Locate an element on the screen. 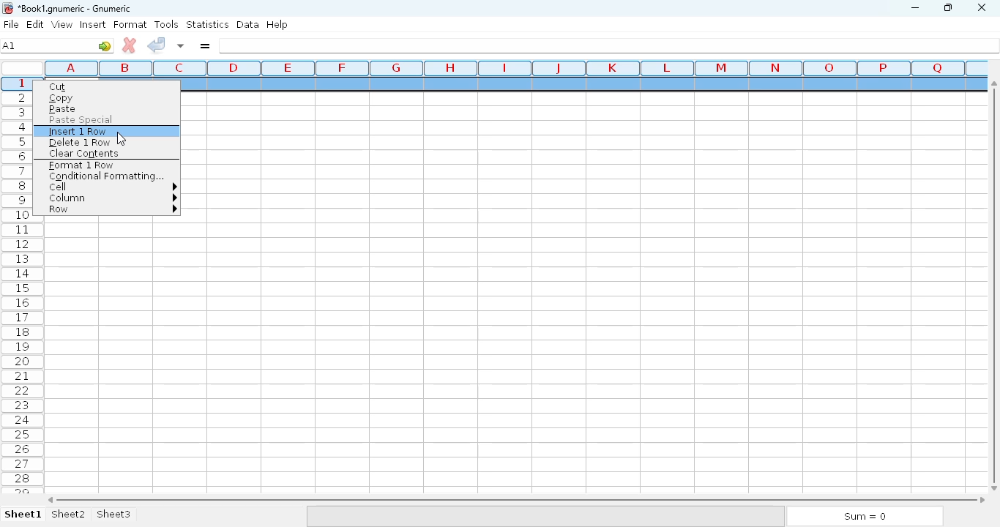  column is located at coordinates (512, 68).